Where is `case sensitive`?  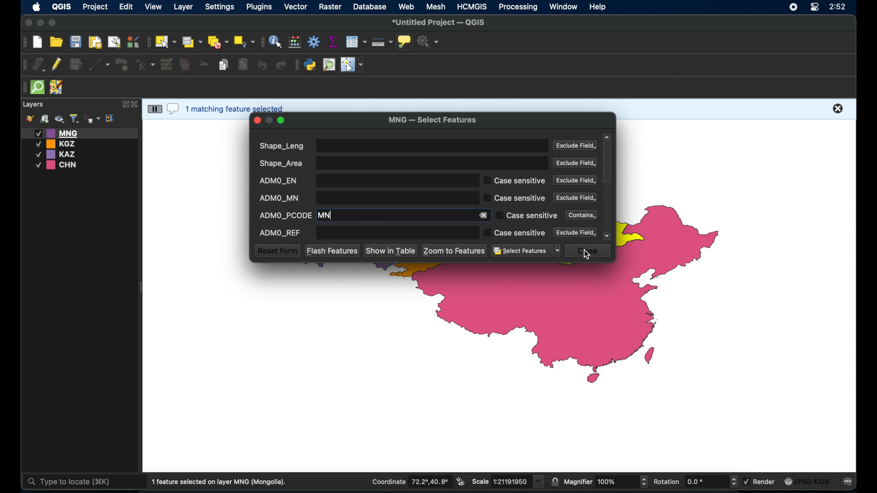 case sensitive is located at coordinates (515, 199).